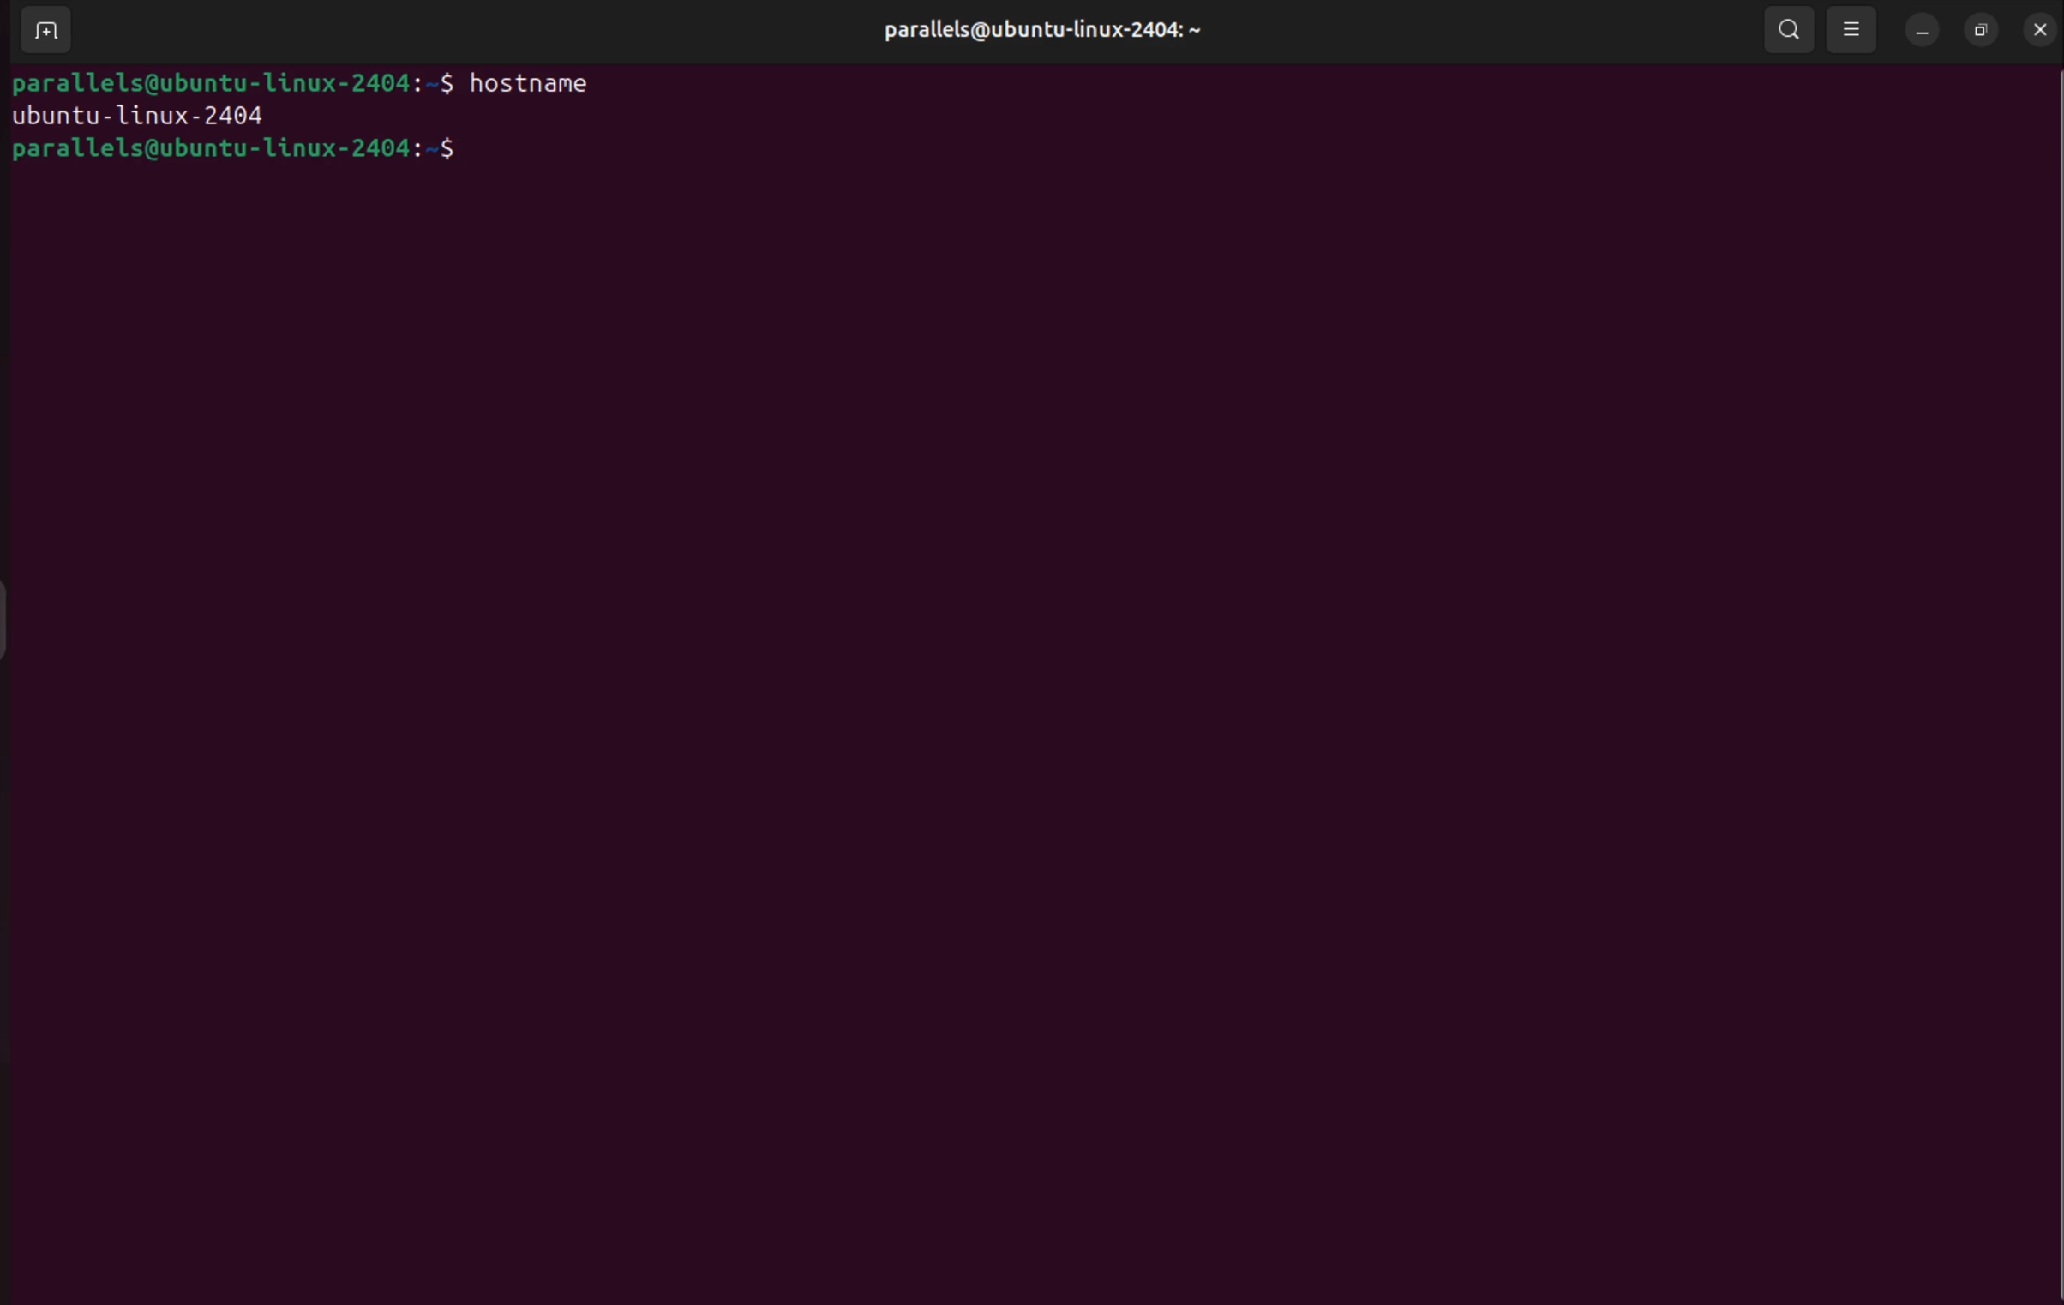 This screenshot has width=2064, height=1305. Describe the element at coordinates (2048, 638) in the screenshot. I see `Scrollbar` at that location.